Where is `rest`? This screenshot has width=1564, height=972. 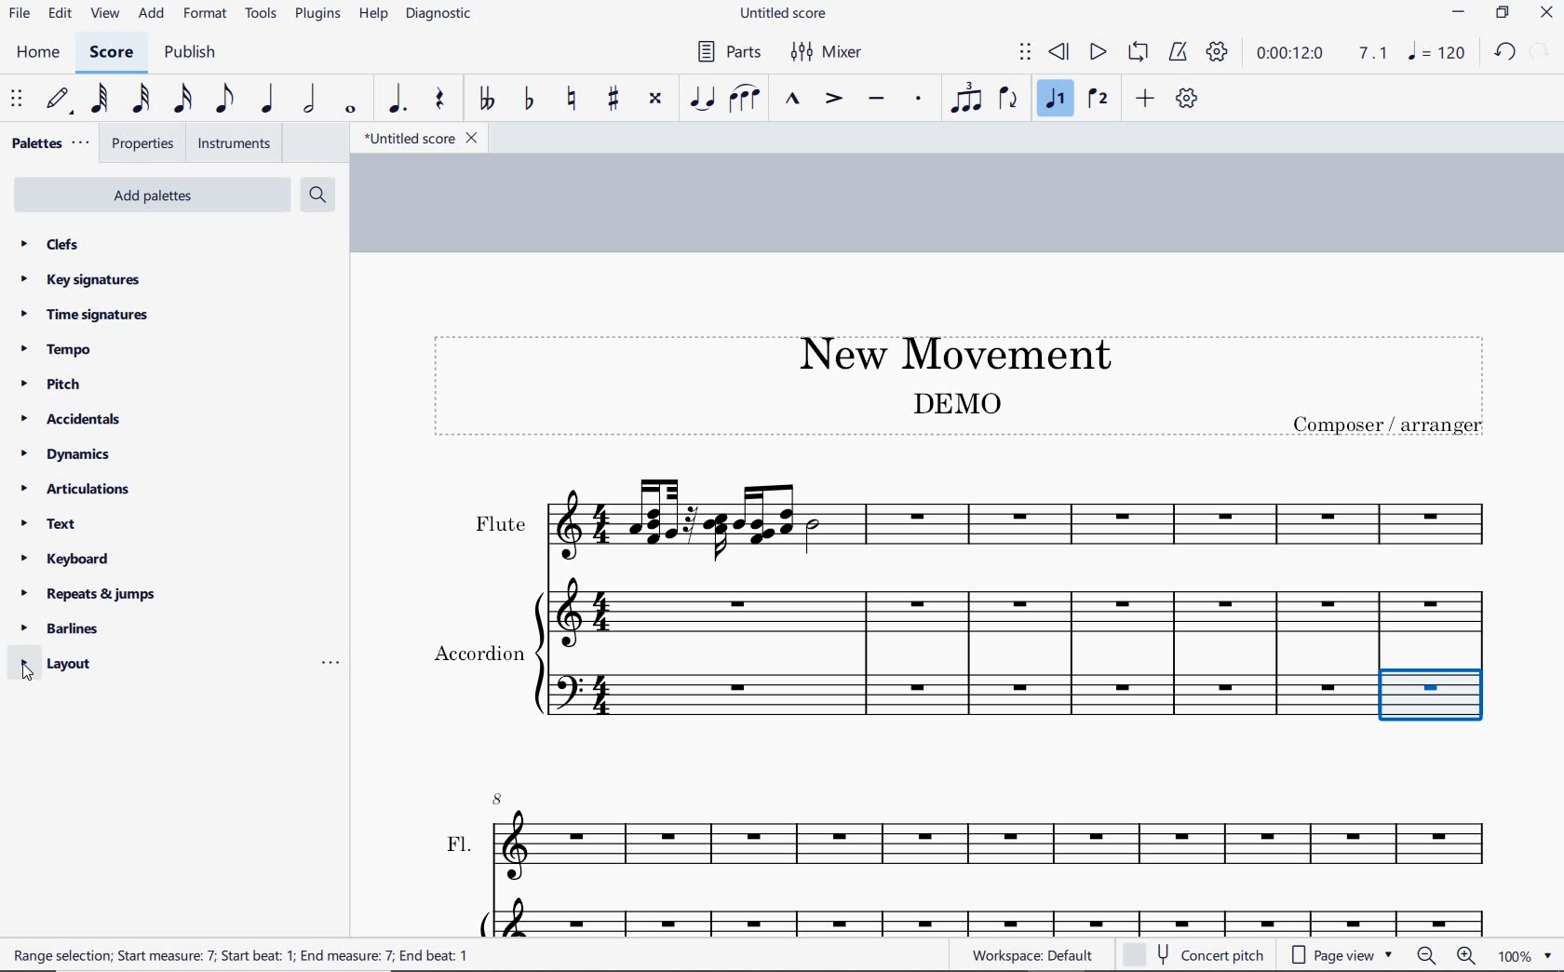
rest is located at coordinates (440, 101).